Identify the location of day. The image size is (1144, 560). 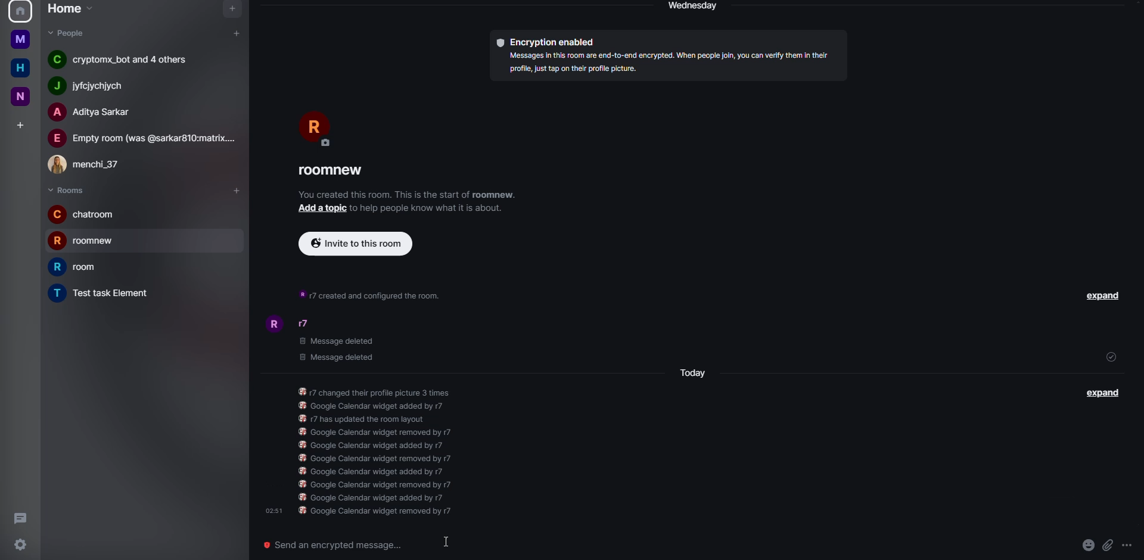
(695, 7).